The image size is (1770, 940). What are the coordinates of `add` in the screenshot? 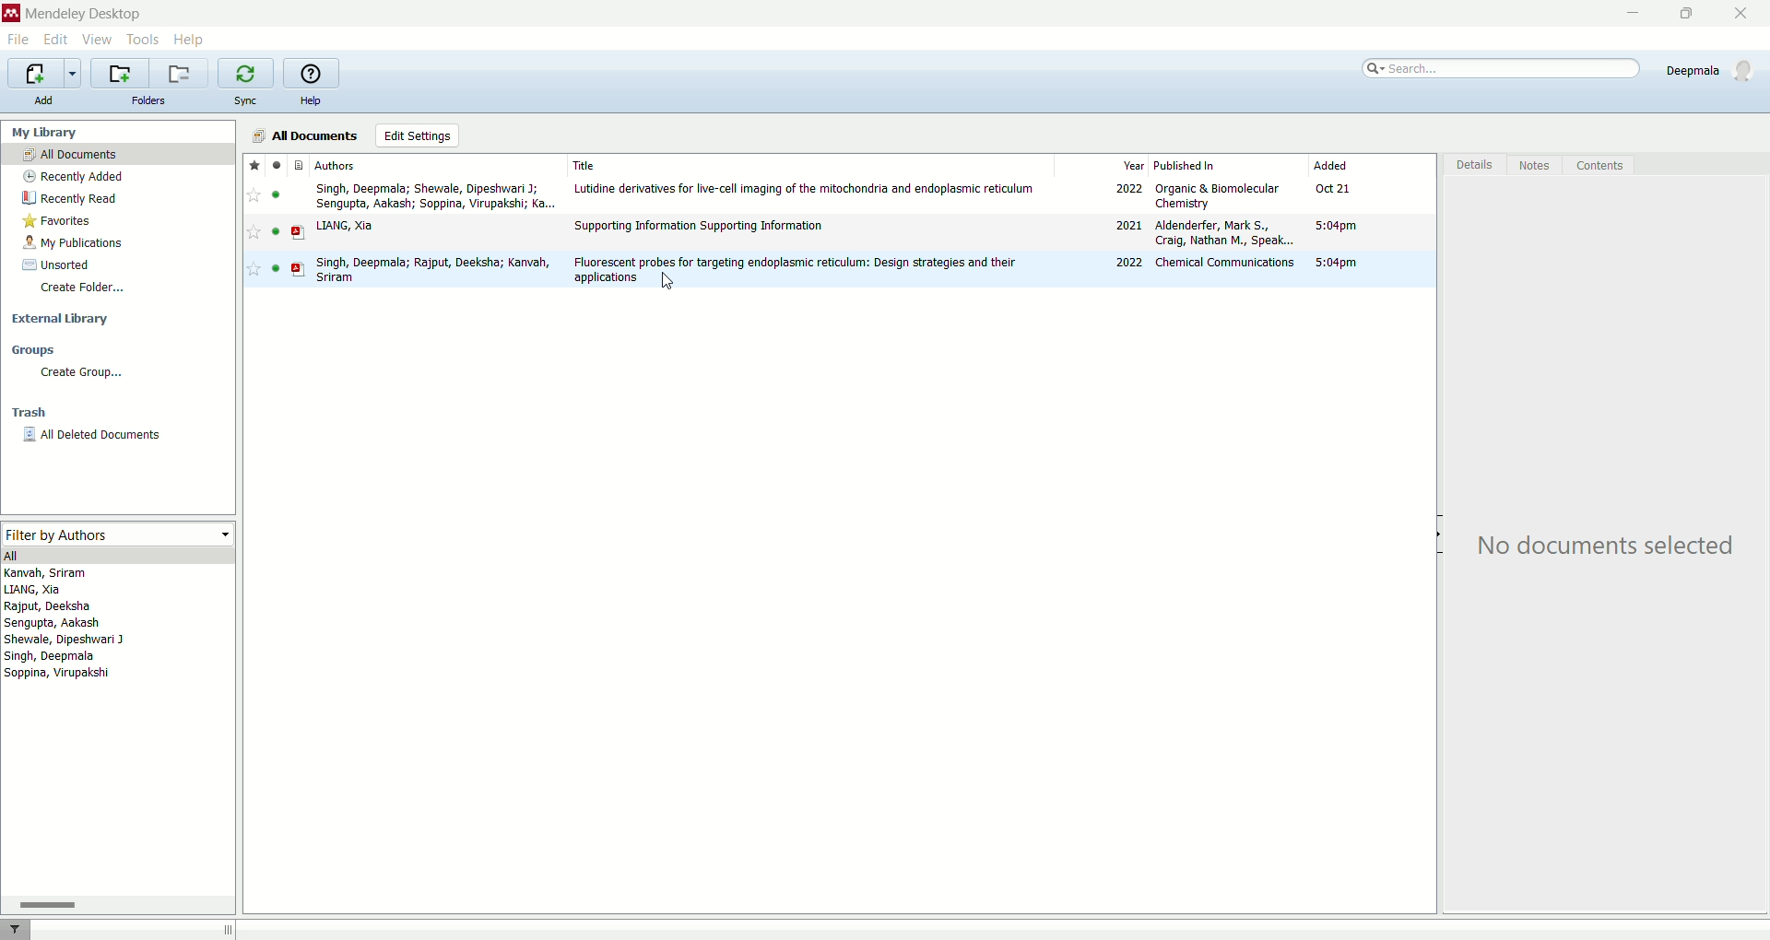 It's located at (44, 99).